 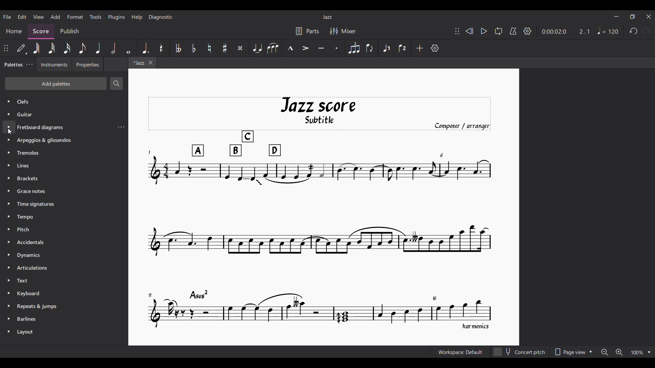 I want to click on Accidentals, so click(x=33, y=242).